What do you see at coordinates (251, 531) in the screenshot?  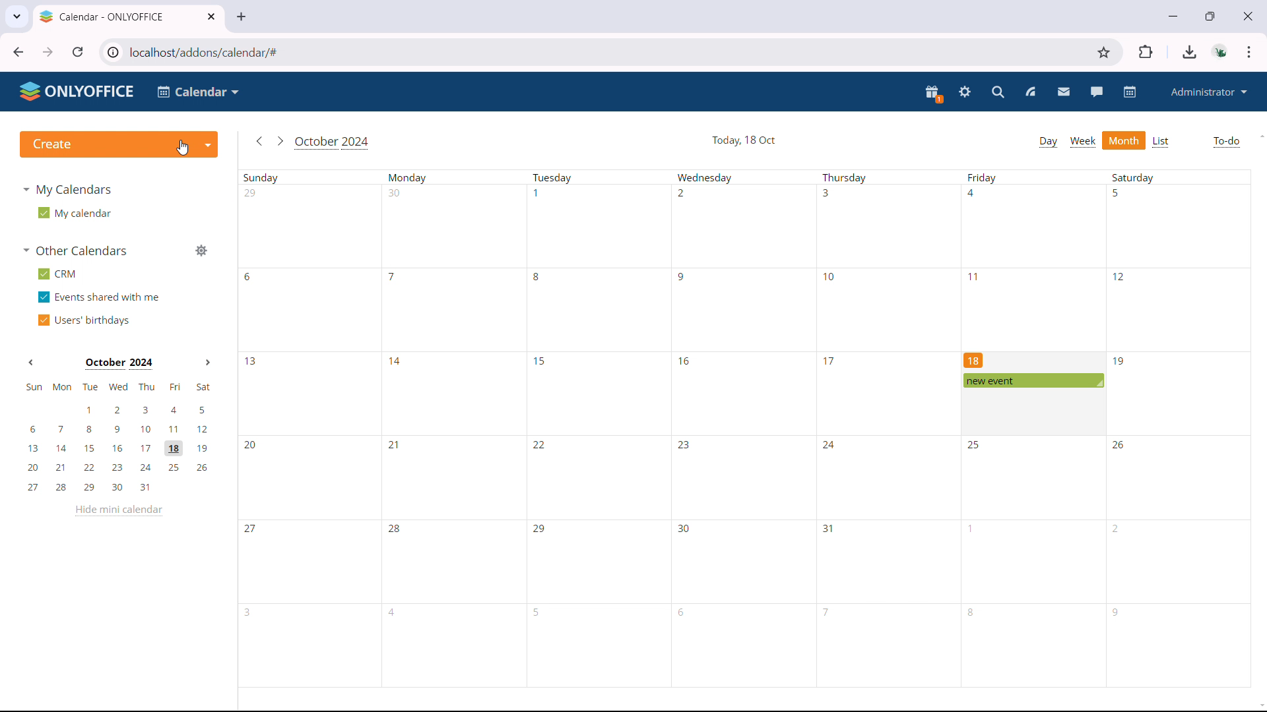 I see `27` at bounding box center [251, 531].